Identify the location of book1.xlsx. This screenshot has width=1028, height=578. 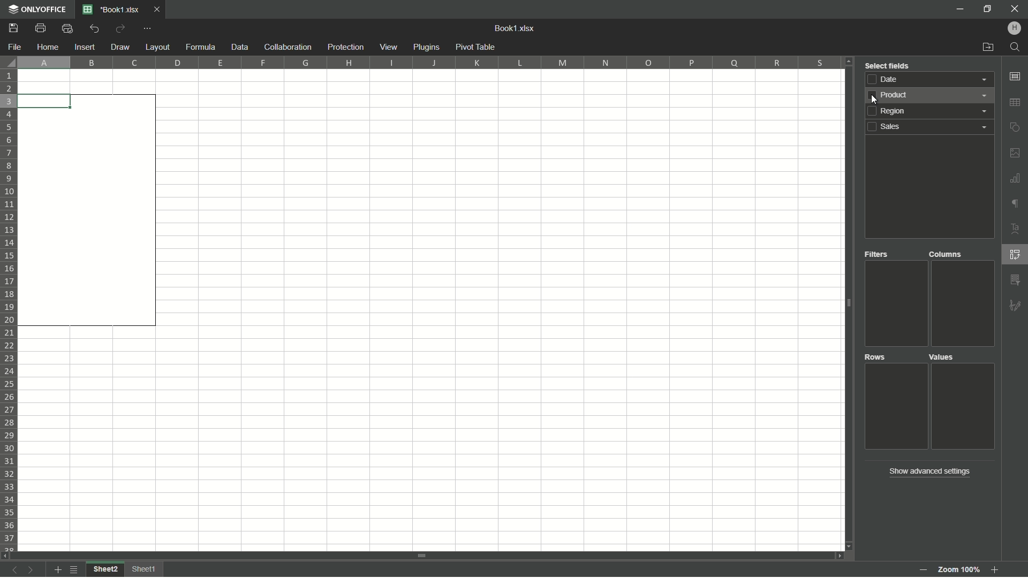
(516, 28).